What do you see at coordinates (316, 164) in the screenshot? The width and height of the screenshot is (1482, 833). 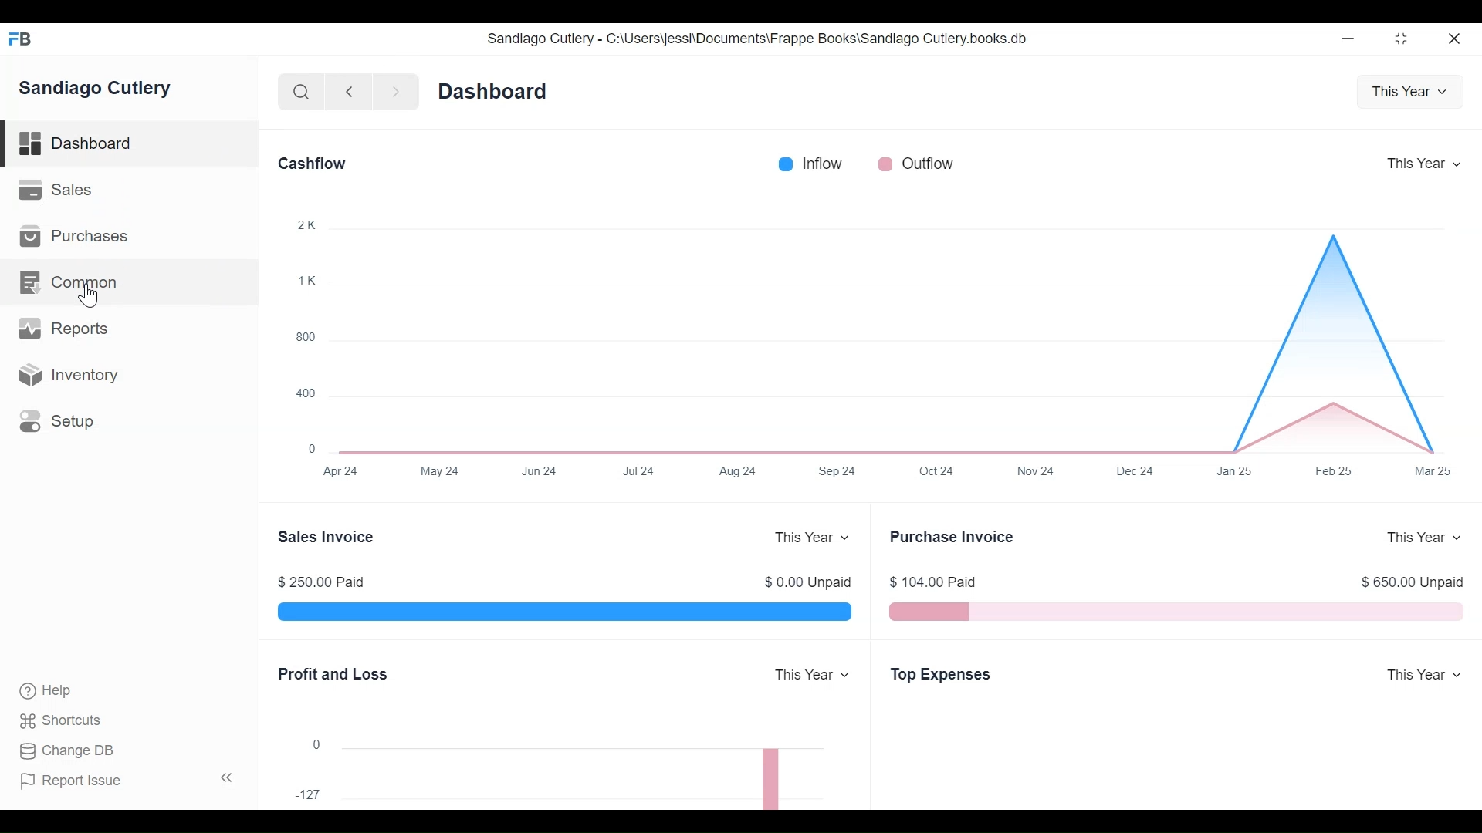 I see `Cashflow` at bounding box center [316, 164].